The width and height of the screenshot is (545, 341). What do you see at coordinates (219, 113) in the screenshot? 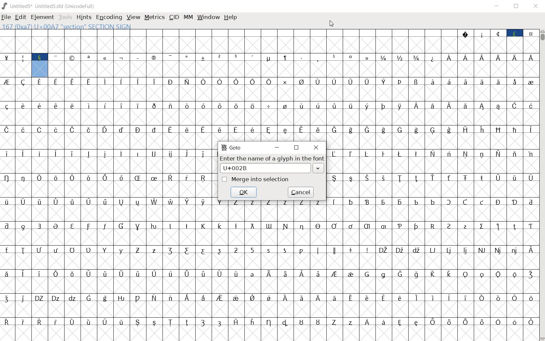
I see `Latin extended characters` at bounding box center [219, 113].